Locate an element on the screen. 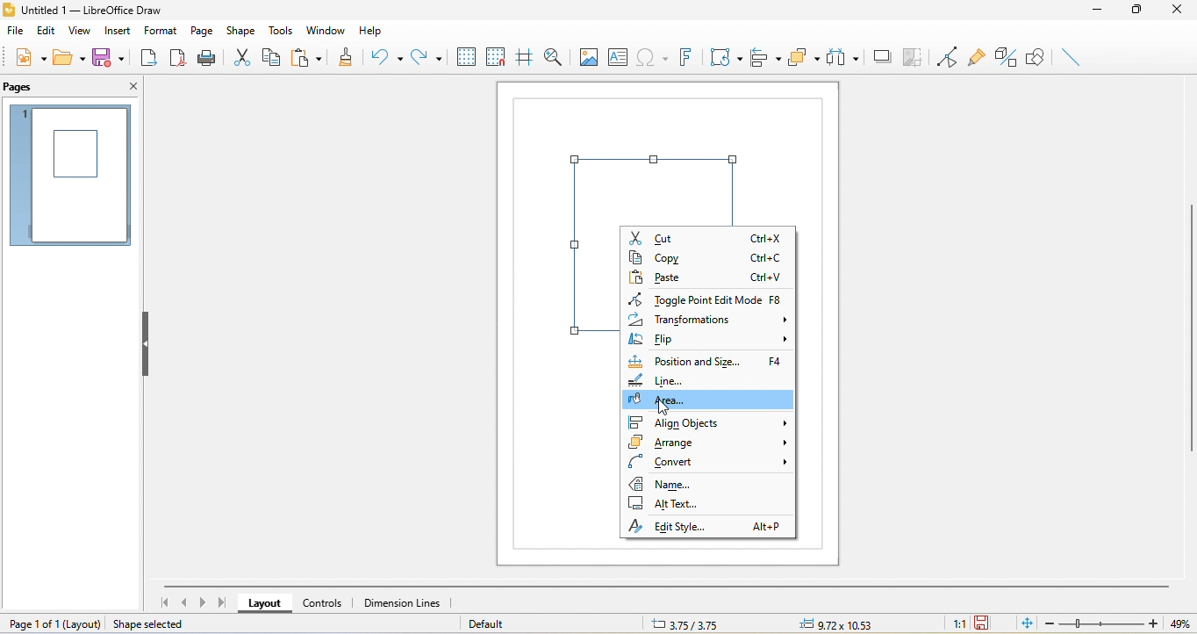  insert line is located at coordinates (1067, 55).